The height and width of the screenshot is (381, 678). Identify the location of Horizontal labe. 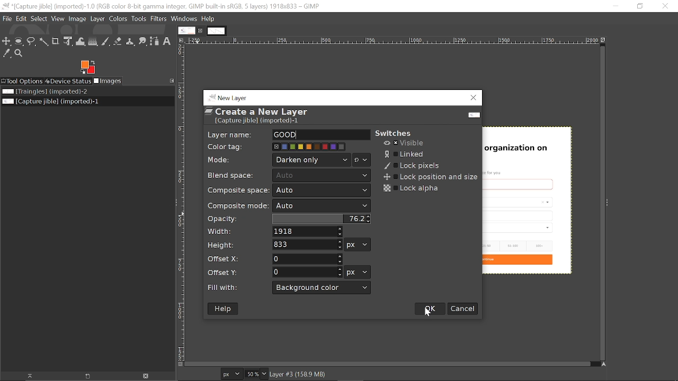
(391, 40).